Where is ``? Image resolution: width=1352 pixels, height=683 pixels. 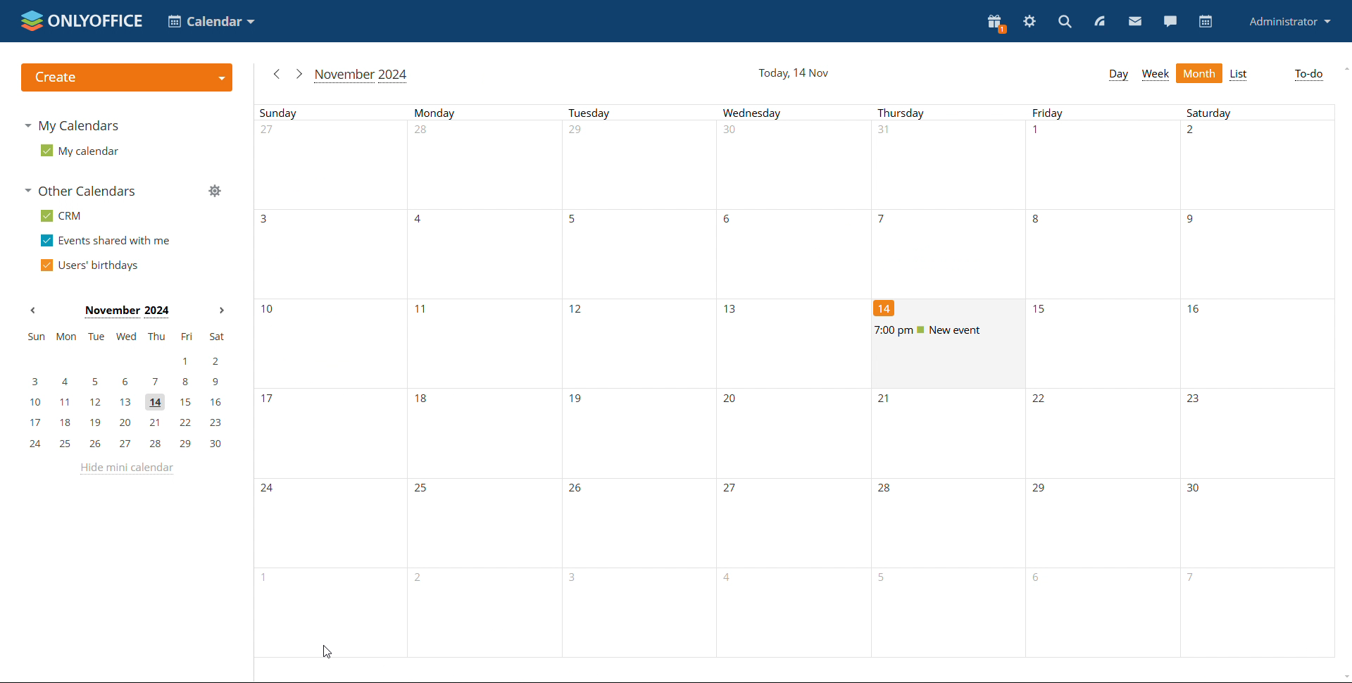  is located at coordinates (732, 489).